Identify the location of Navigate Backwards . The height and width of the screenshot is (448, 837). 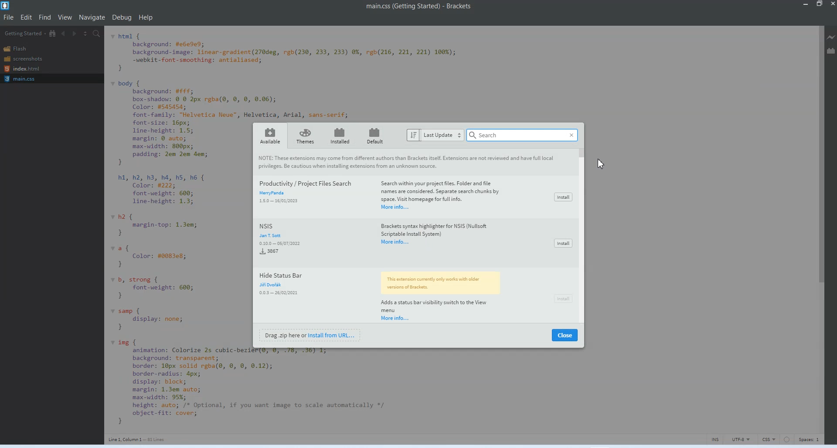
(63, 33).